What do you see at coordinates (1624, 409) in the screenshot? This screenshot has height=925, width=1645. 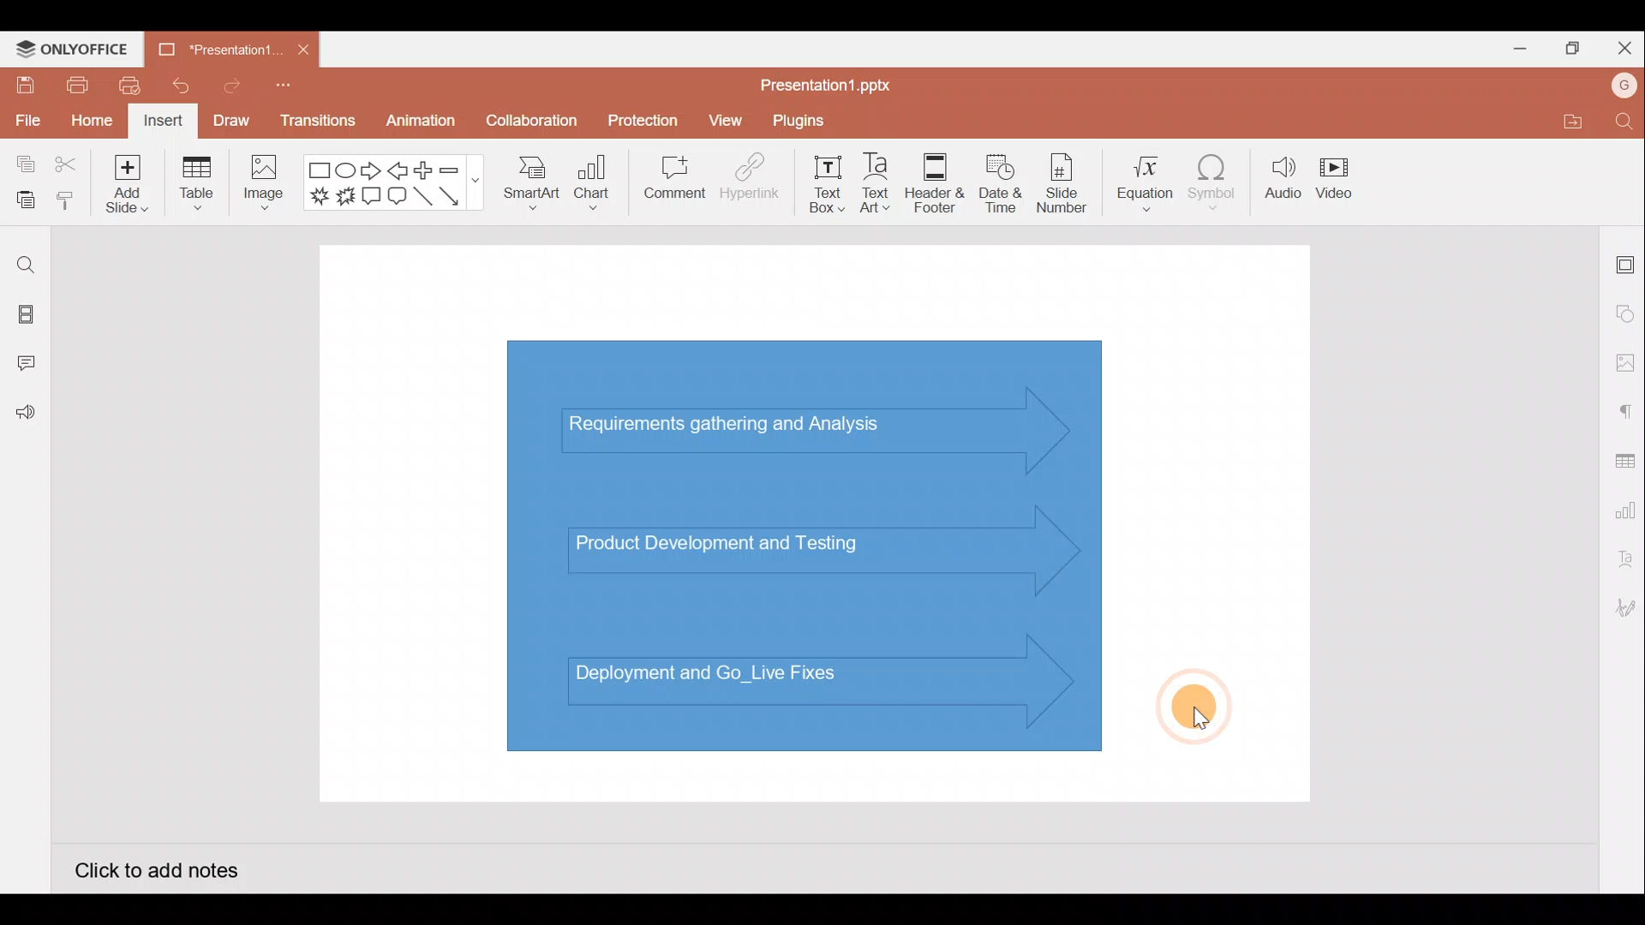 I see `Paragraph settings` at bounding box center [1624, 409].